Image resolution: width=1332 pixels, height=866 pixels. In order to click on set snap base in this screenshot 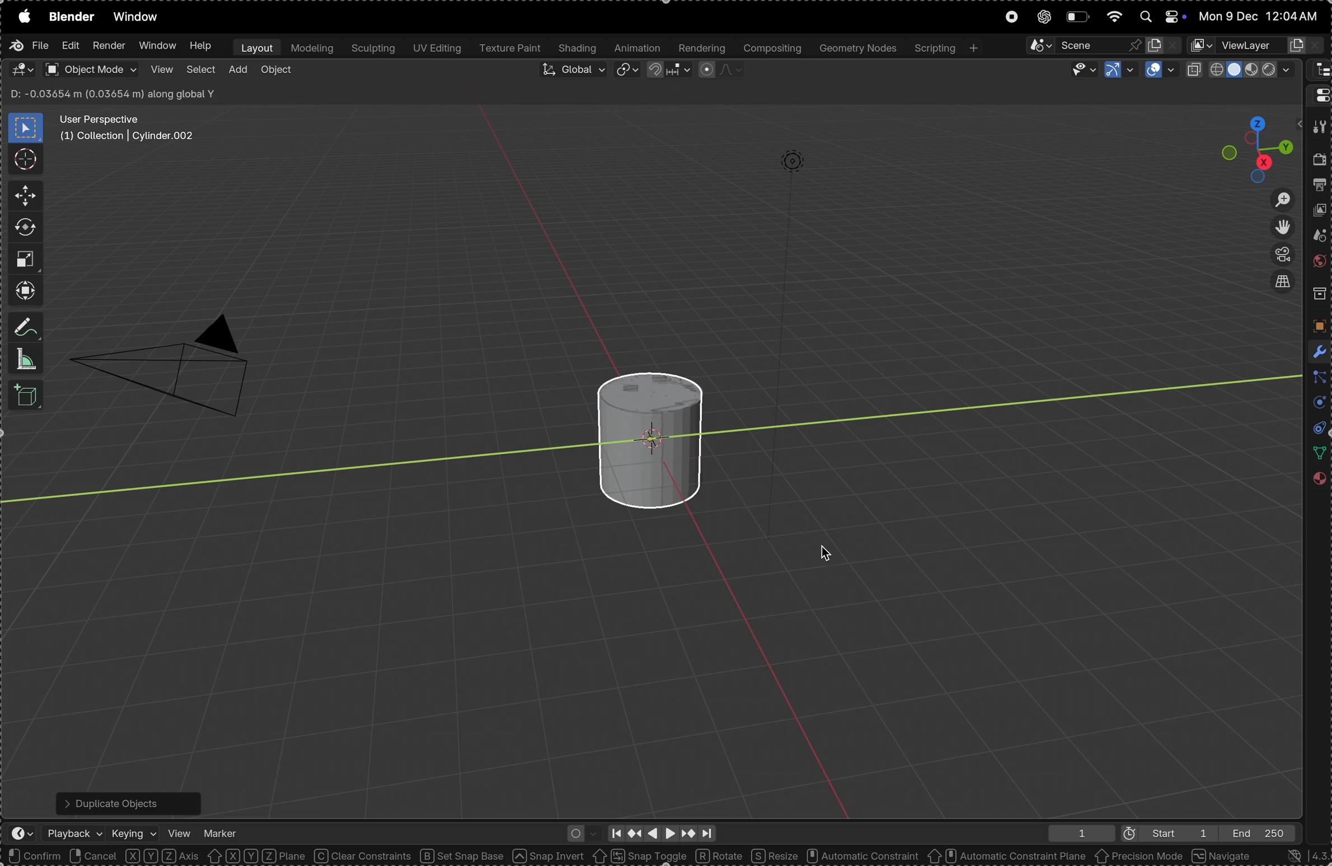, I will do `click(466, 856)`.